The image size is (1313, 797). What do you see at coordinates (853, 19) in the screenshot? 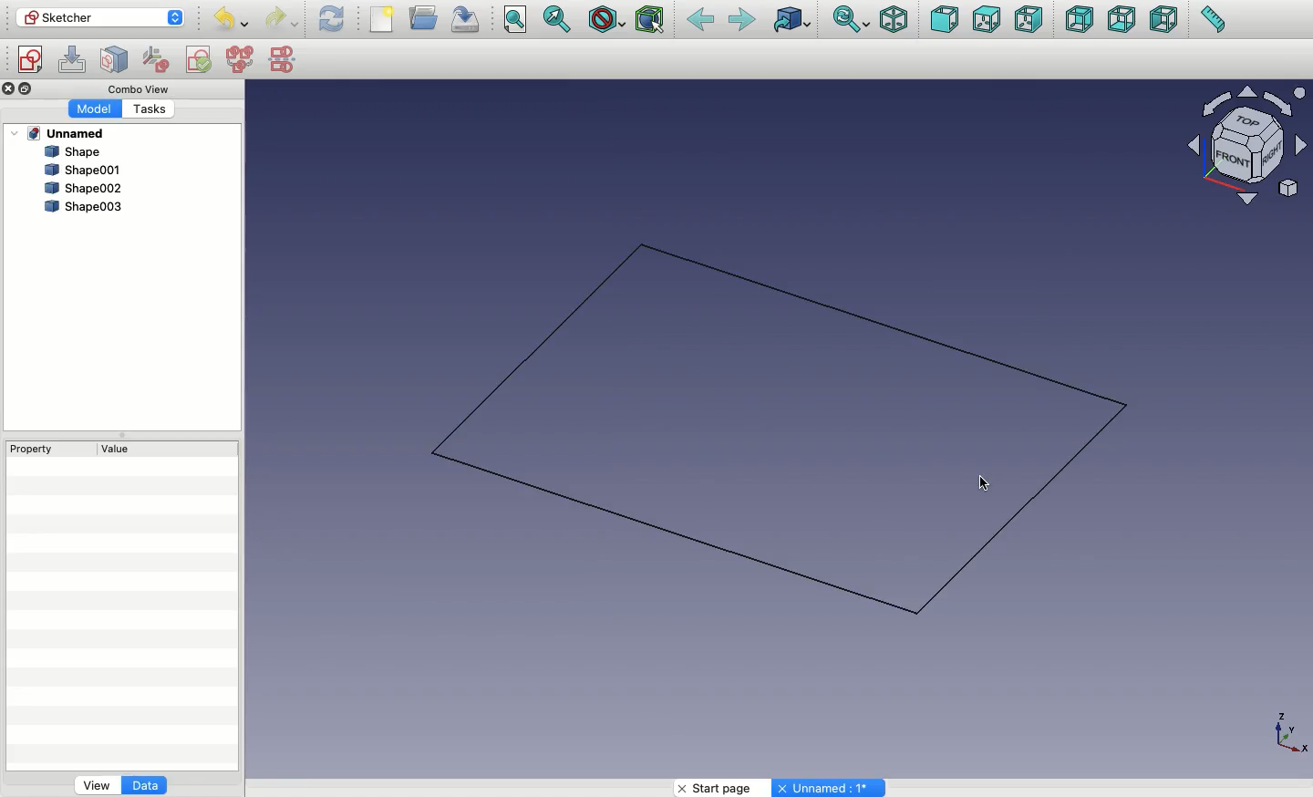
I see `Sync view` at bounding box center [853, 19].